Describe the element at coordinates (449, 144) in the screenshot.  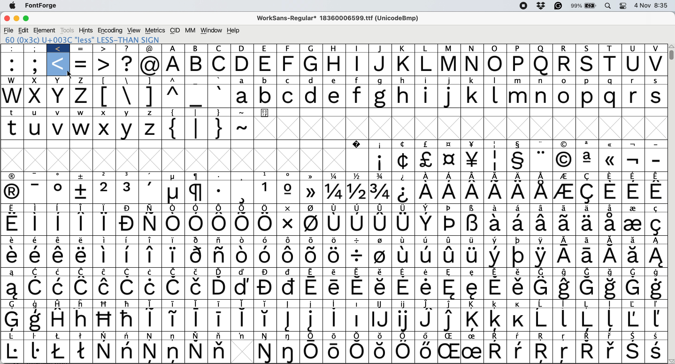
I see `Symbol` at that location.